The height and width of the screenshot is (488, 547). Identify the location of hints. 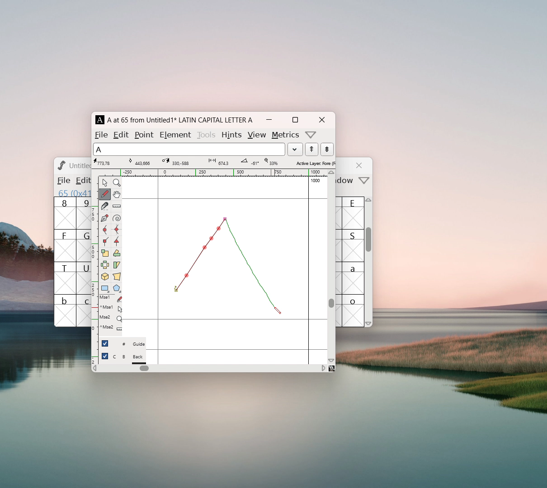
(231, 135).